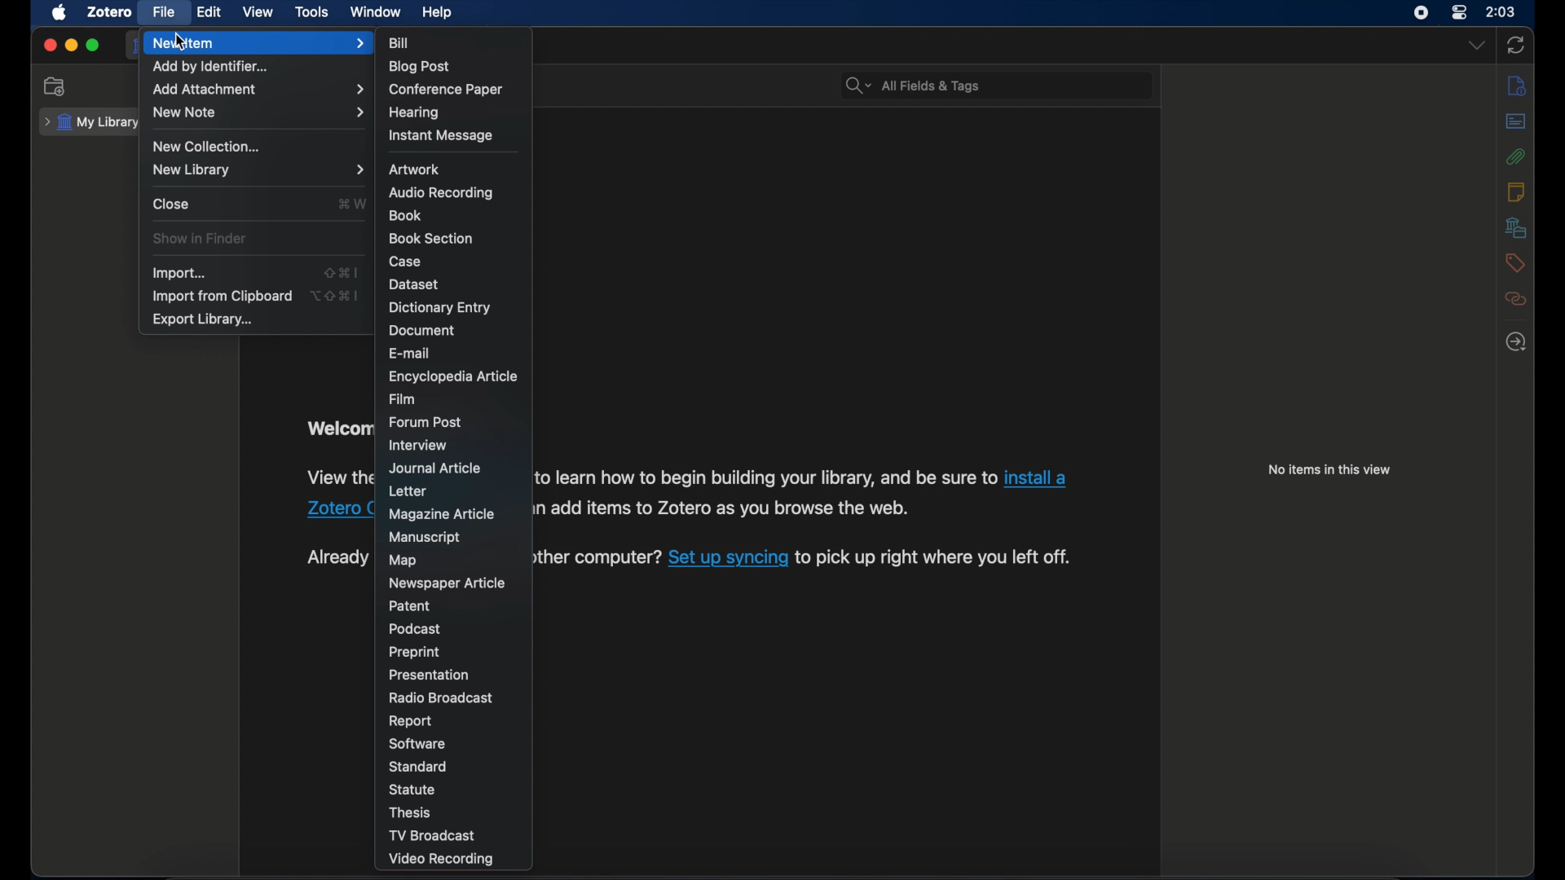 The width and height of the screenshot is (1565, 880). Describe the element at coordinates (434, 836) in the screenshot. I see `tv broadcast` at that location.